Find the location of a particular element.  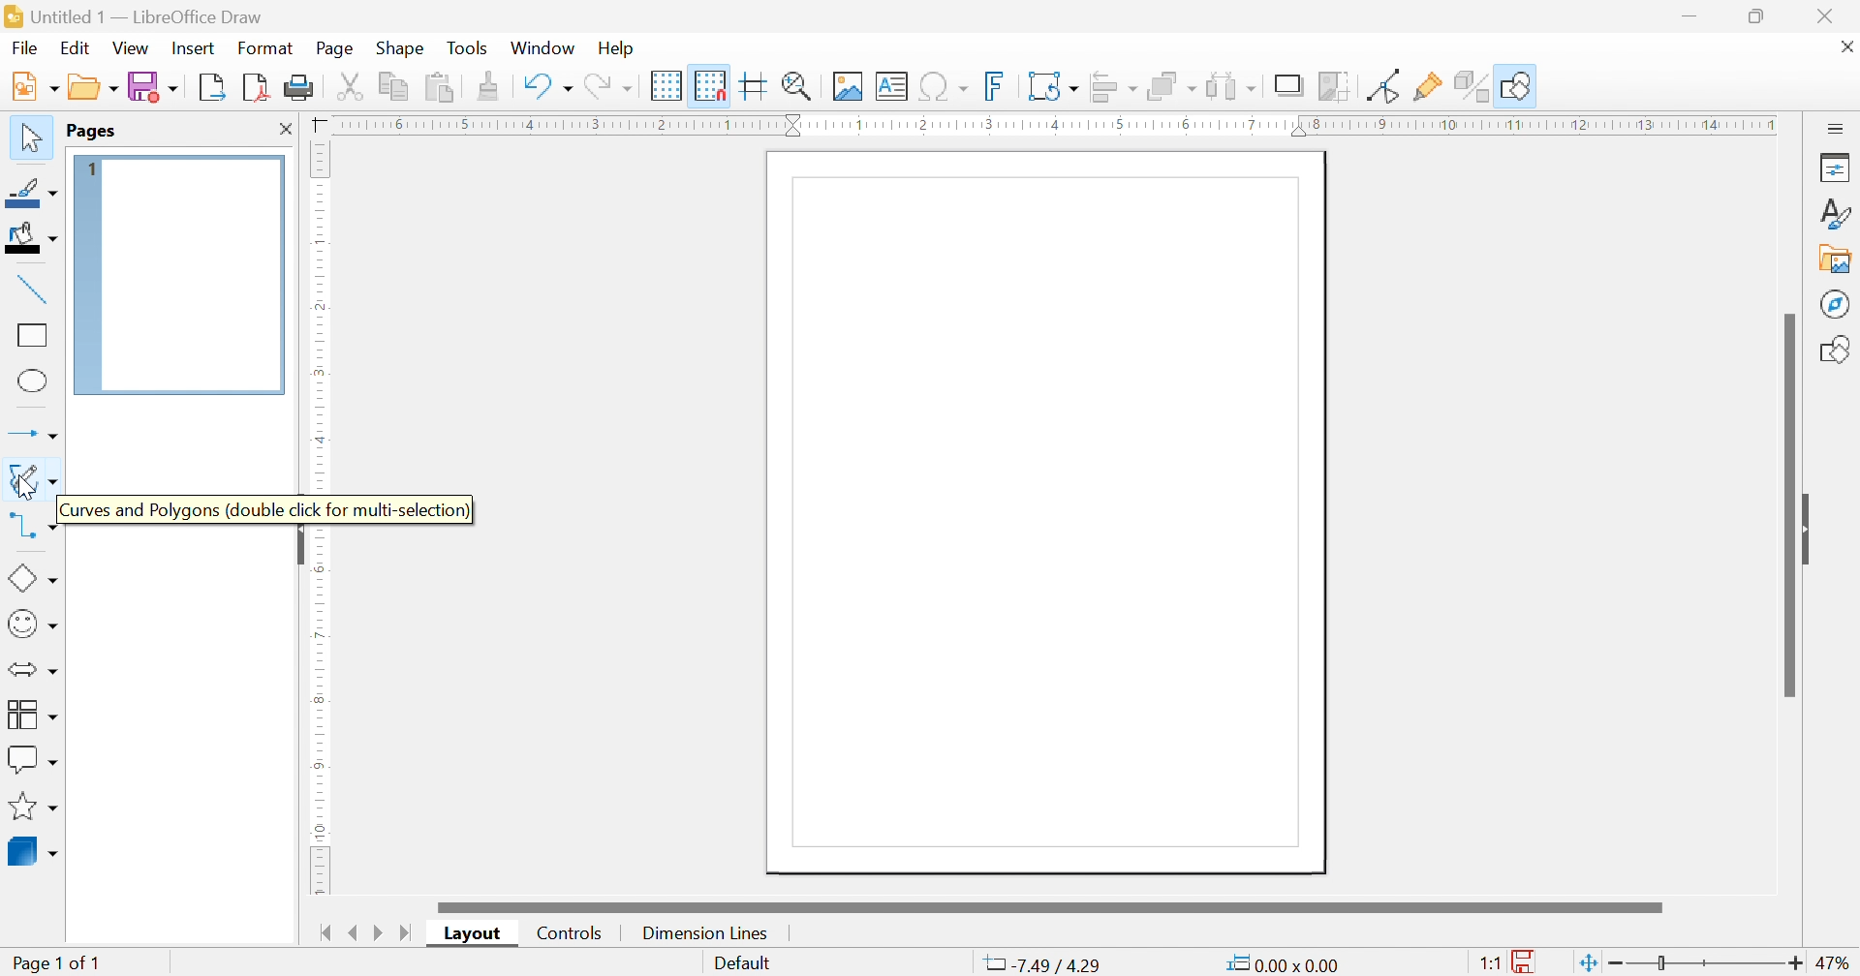

helplines while moving is located at coordinates (751, 85).